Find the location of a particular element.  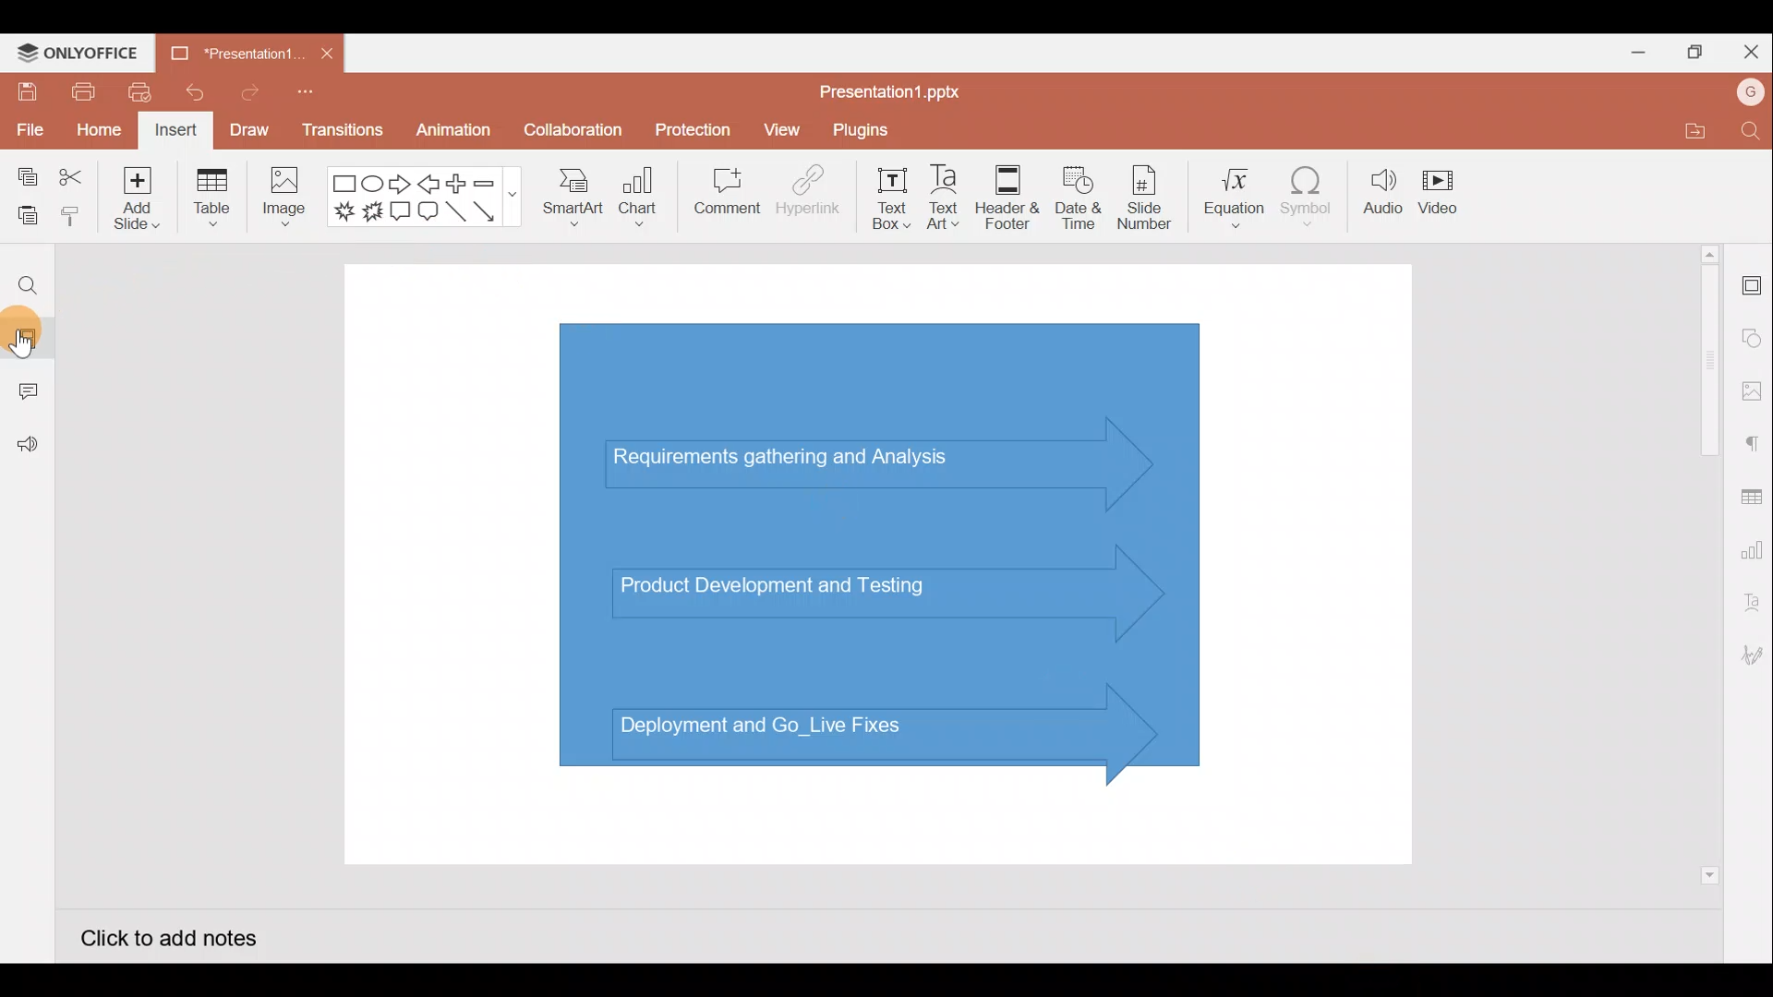

Copy is located at coordinates (27, 172).